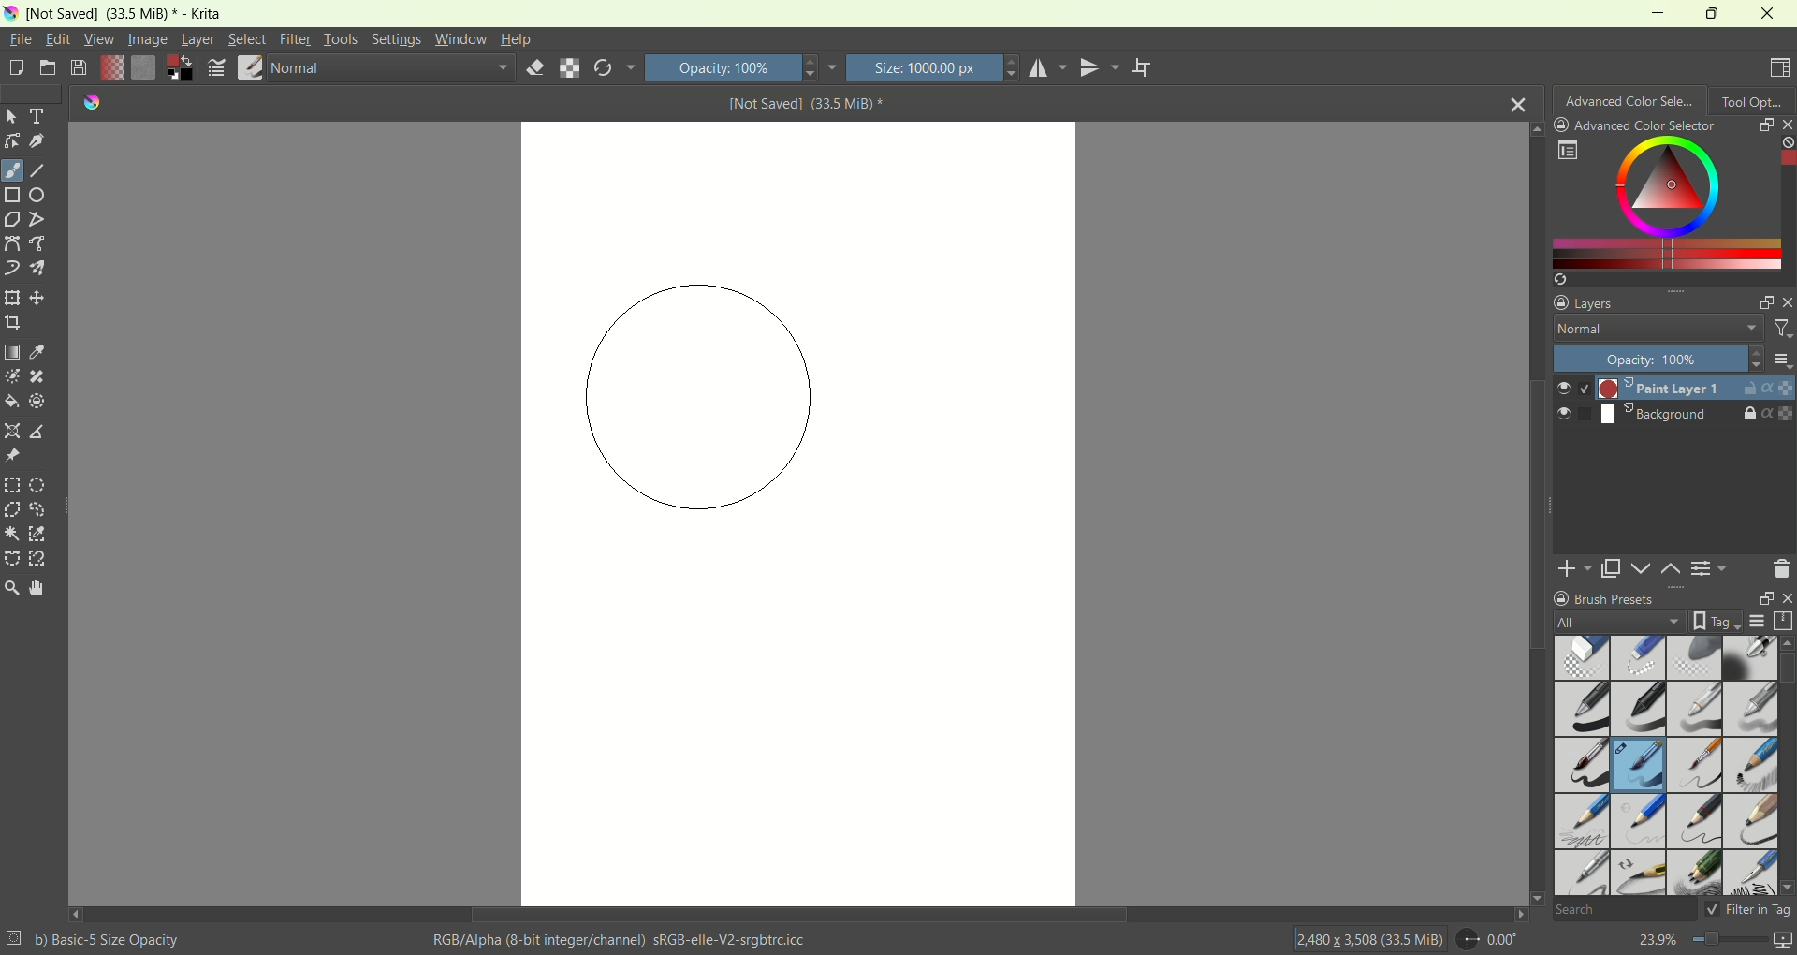 The image size is (1797, 955). Describe the element at coordinates (739, 67) in the screenshot. I see `Opacity 100%` at that location.